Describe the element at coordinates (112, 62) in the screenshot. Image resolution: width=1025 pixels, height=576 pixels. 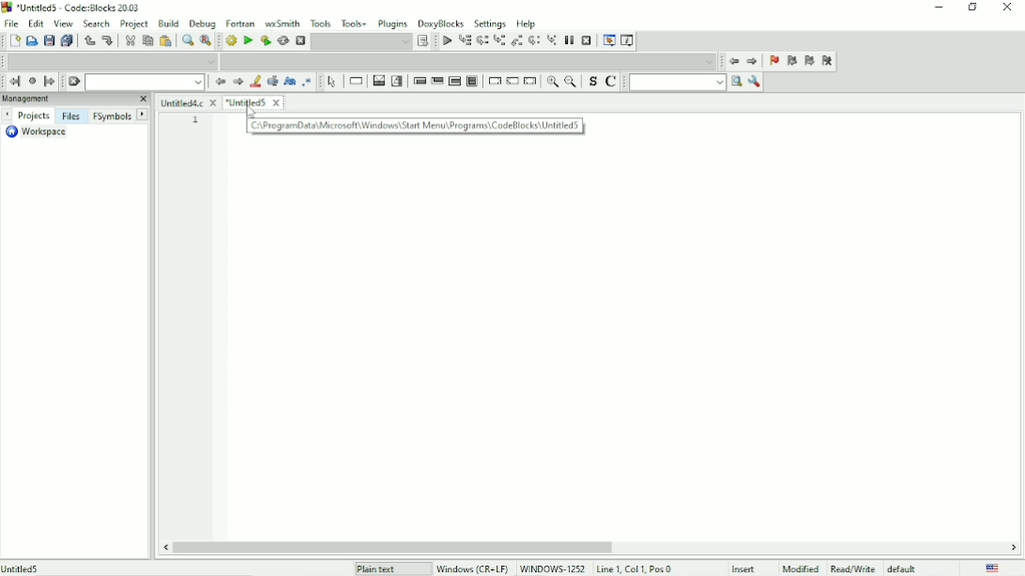
I see `Drop down` at that location.